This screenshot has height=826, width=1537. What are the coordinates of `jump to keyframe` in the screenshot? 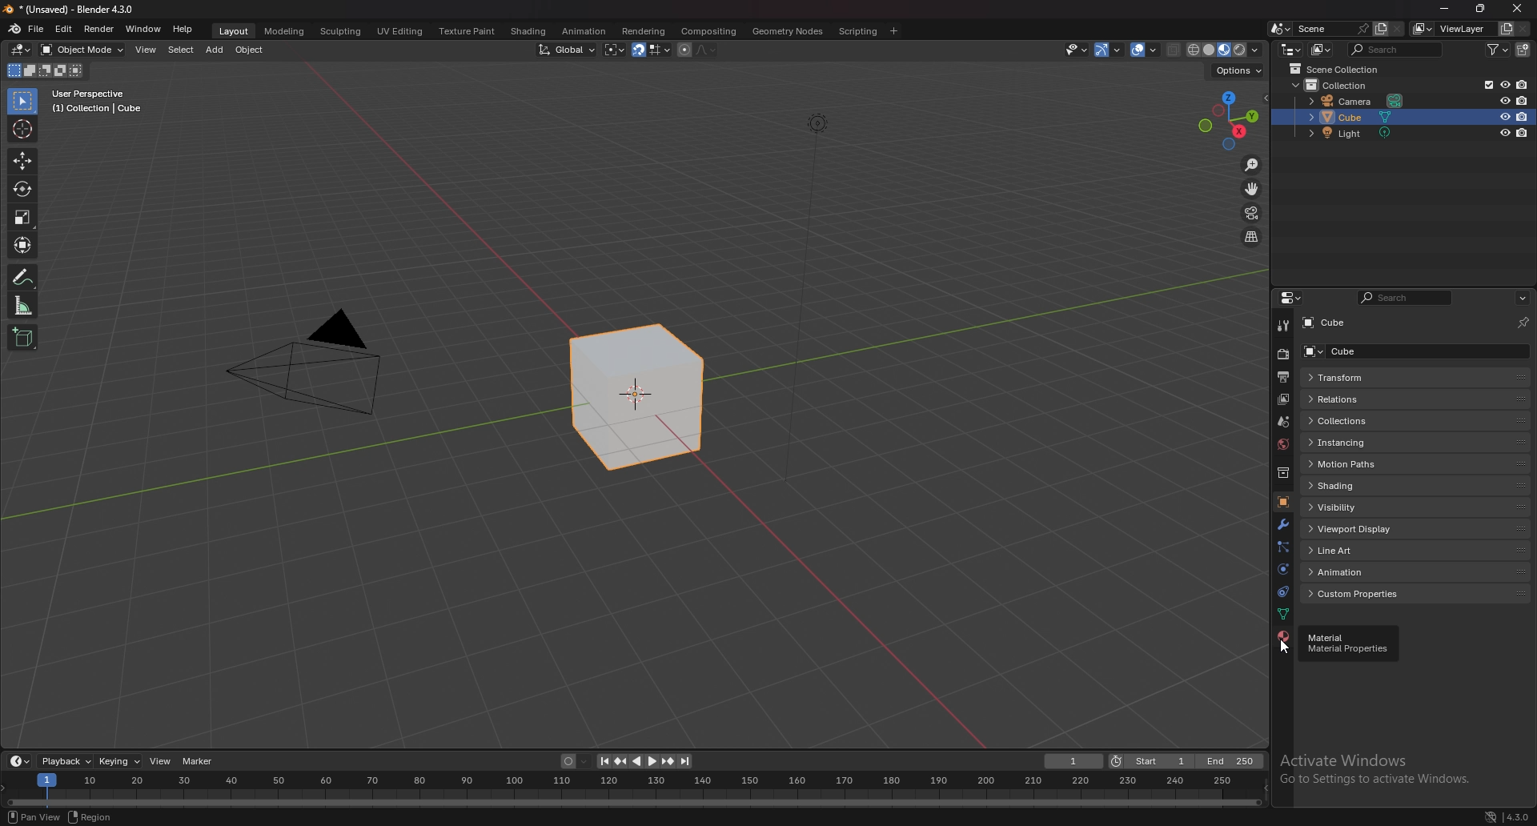 It's located at (620, 761).